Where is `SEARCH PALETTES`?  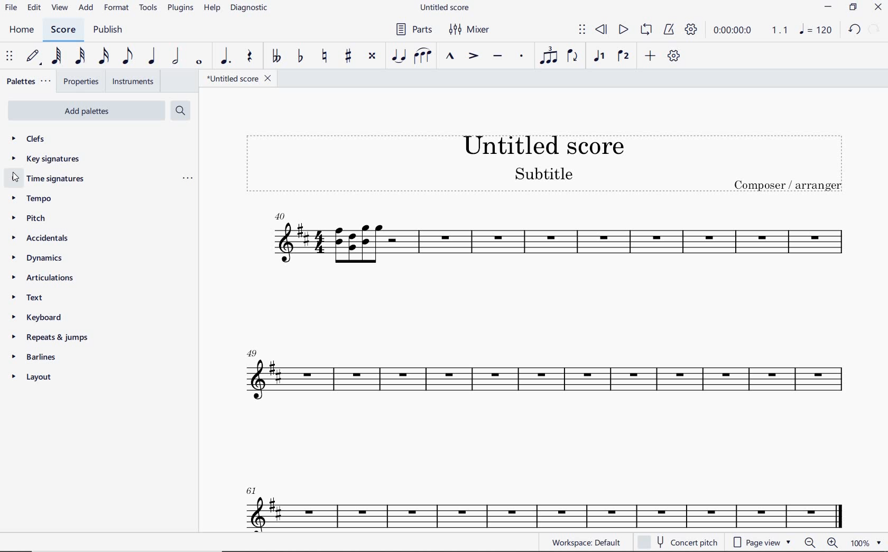 SEARCH PALETTES is located at coordinates (179, 110).